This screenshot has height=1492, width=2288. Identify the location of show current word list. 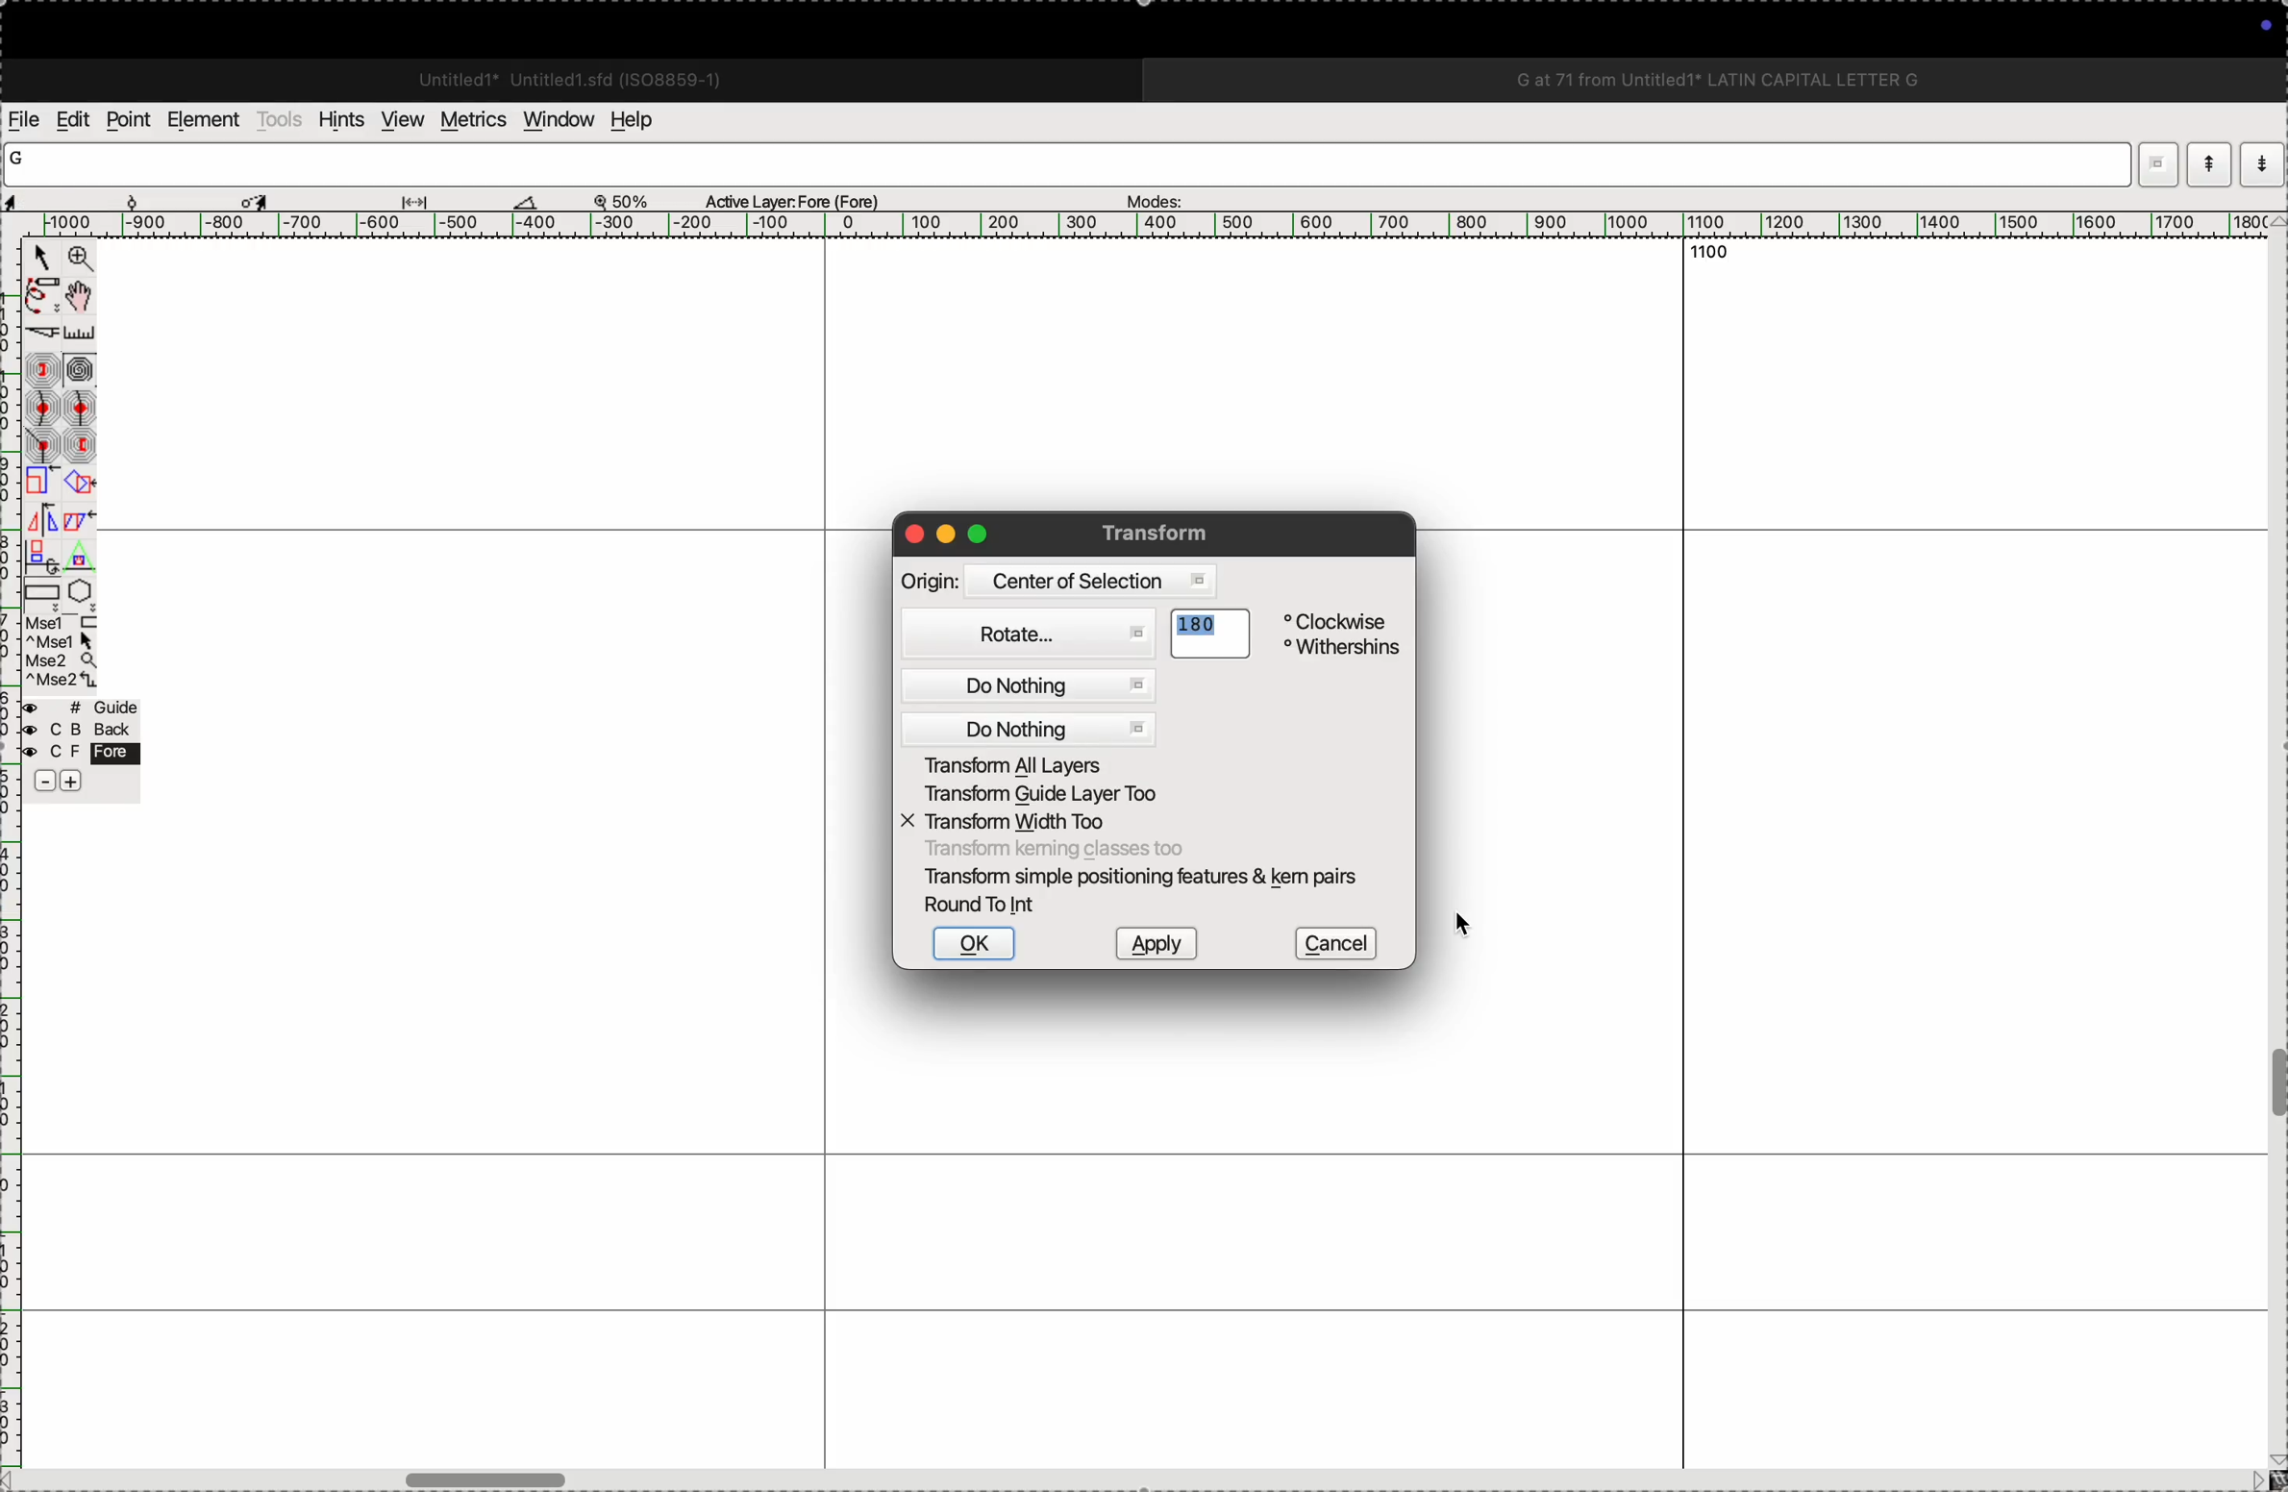
(2210, 163).